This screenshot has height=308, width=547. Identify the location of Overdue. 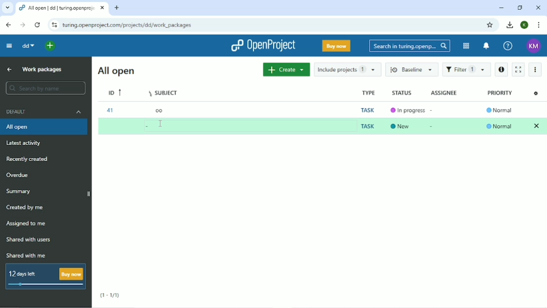
(17, 174).